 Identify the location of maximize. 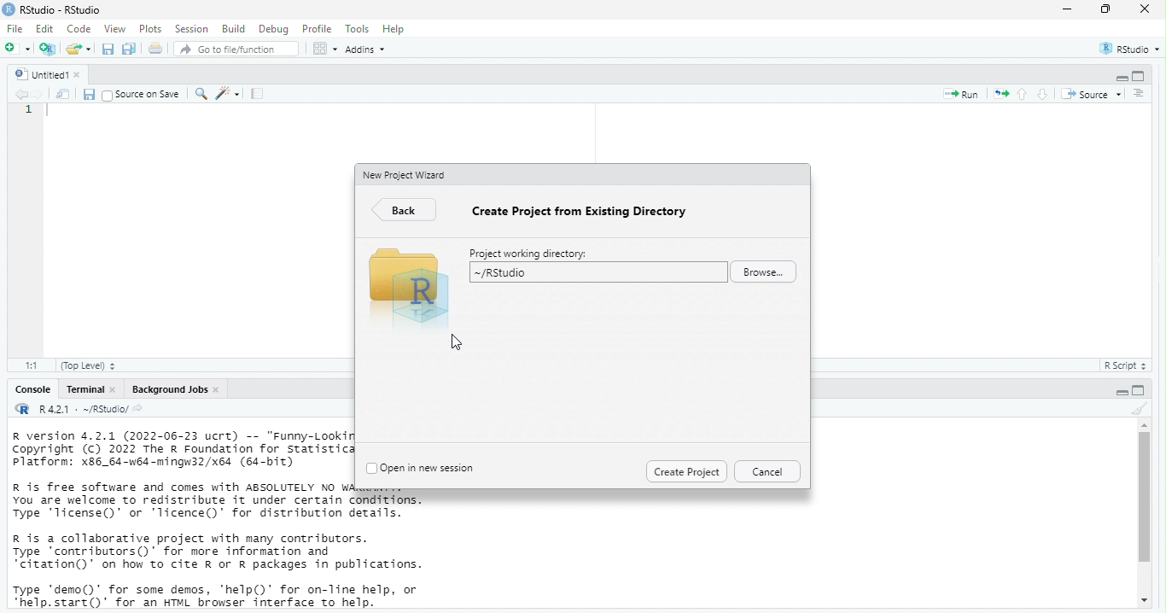
(1149, 388).